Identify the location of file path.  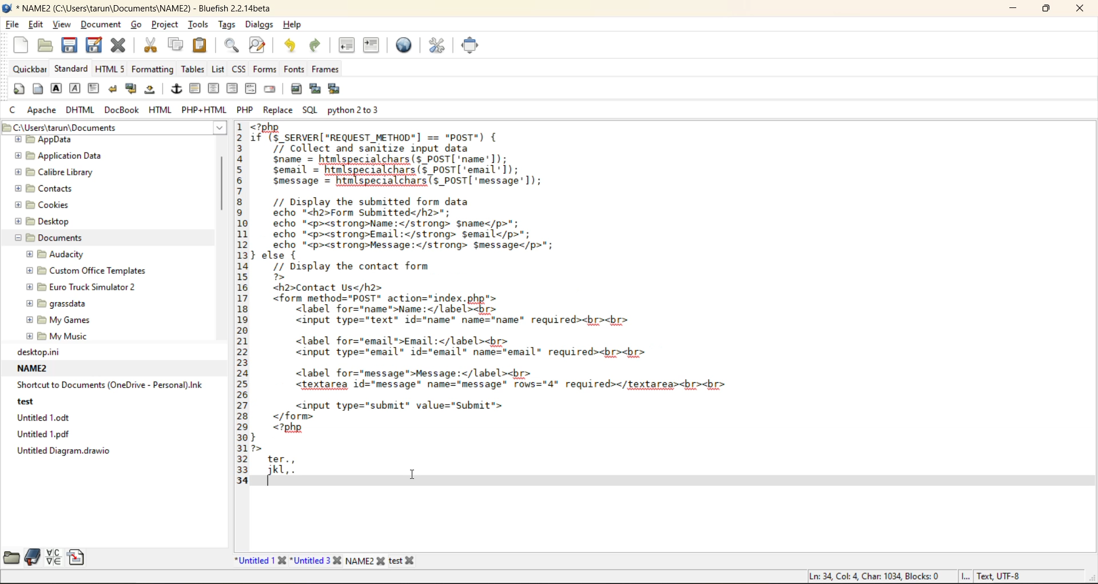
(114, 127).